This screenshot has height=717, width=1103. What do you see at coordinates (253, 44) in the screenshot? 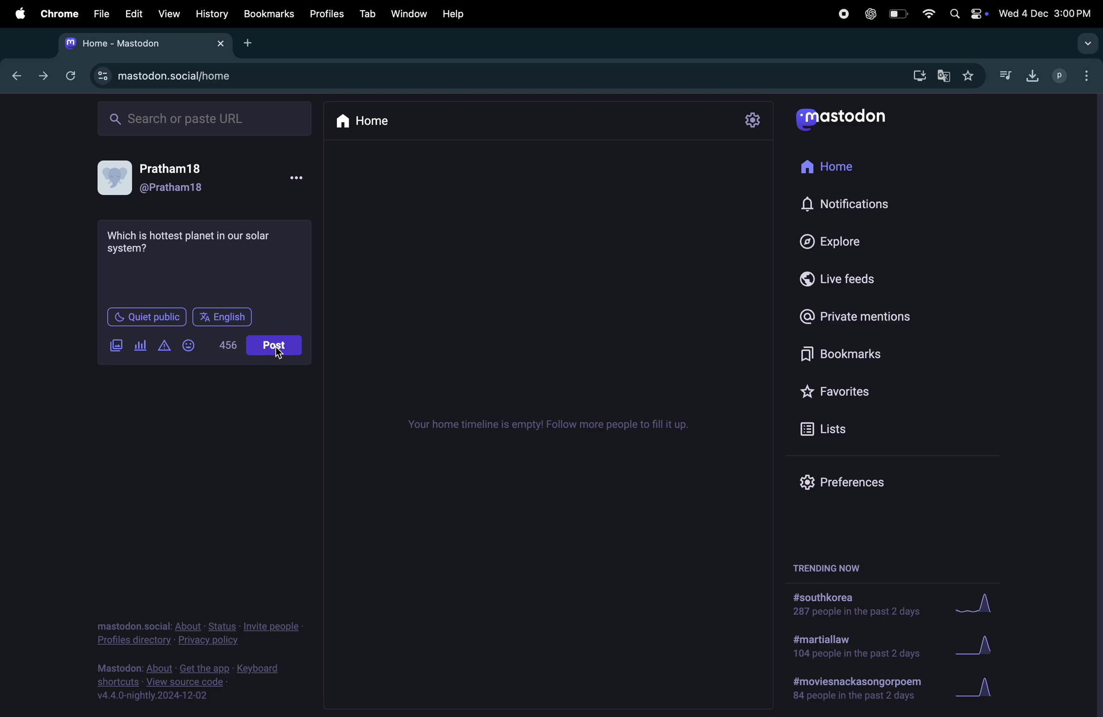
I see `add tab` at bounding box center [253, 44].